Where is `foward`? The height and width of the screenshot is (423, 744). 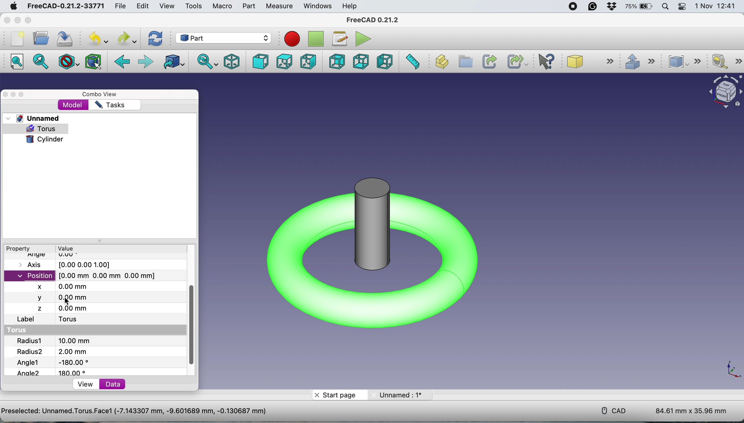
foward is located at coordinates (147, 61).